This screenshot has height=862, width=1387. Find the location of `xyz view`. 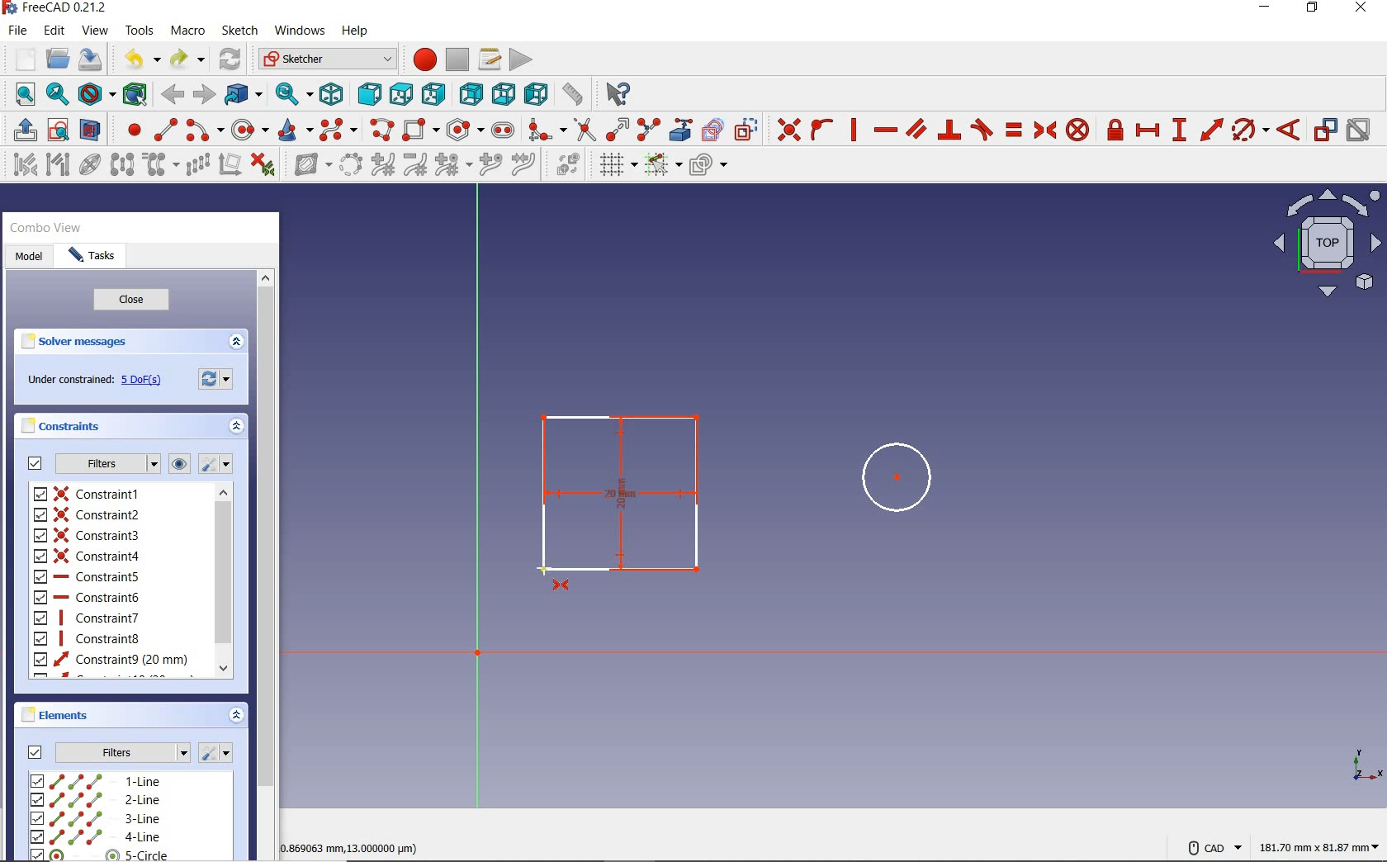

xyz view is located at coordinates (1365, 766).